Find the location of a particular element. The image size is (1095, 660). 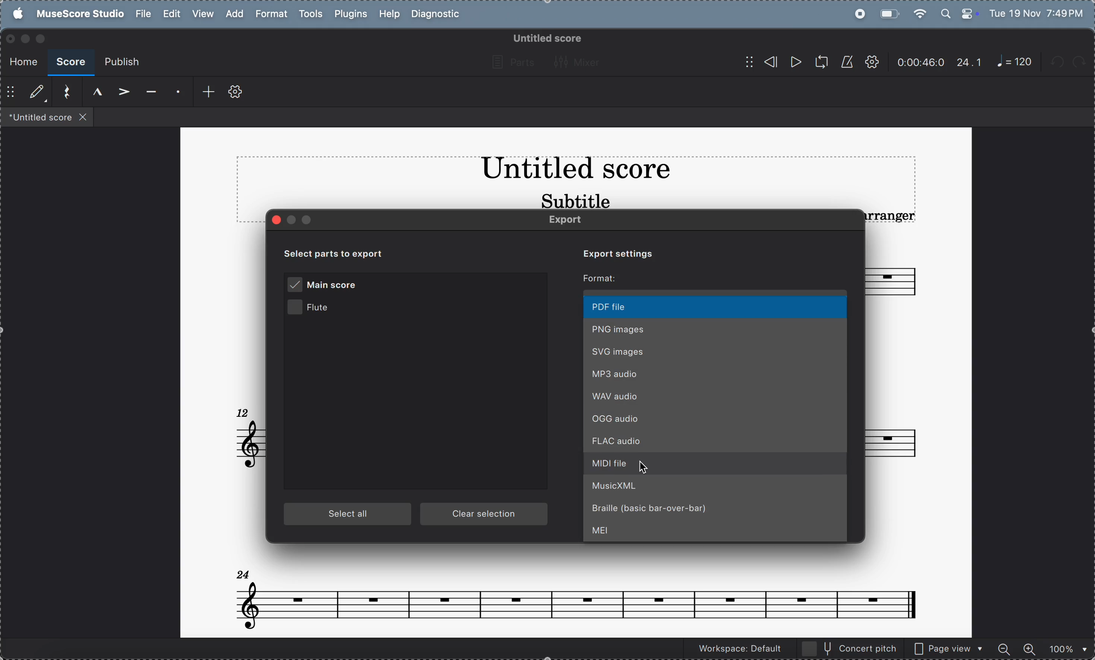

parts is located at coordinates (511, 63).